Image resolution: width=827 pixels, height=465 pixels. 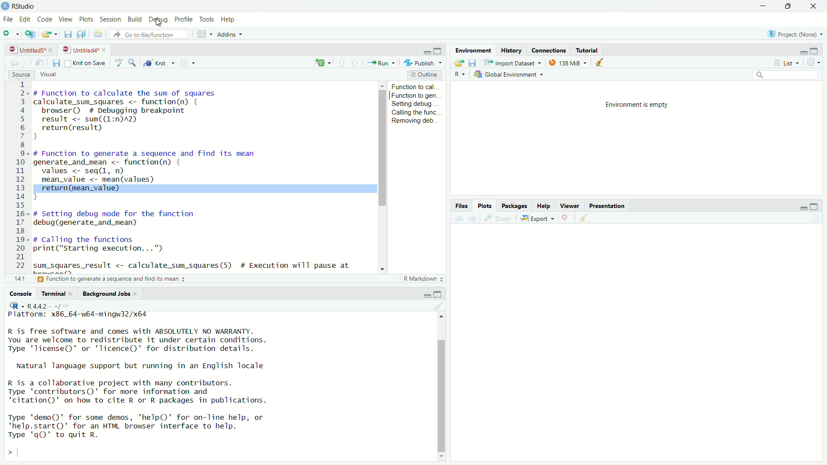 I want to click on maximize, so click(x=816, y=50).